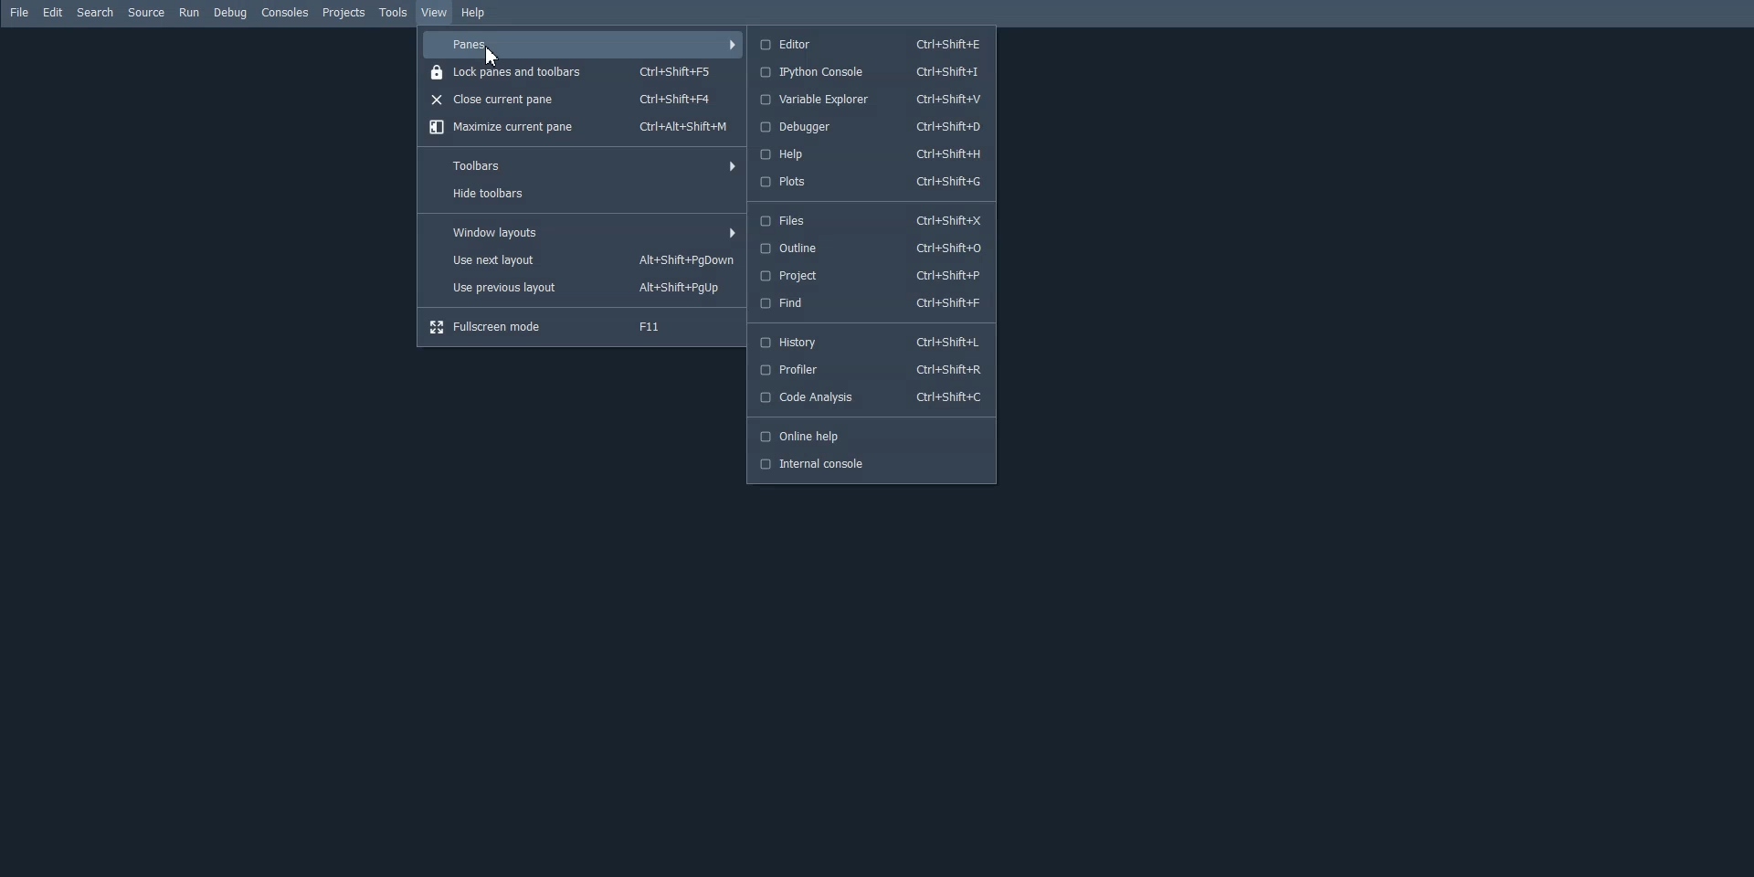 The image size is (1754, 877). Describe the element at coordinates (869, 154) in the screenshot. I see `Help` at that location.